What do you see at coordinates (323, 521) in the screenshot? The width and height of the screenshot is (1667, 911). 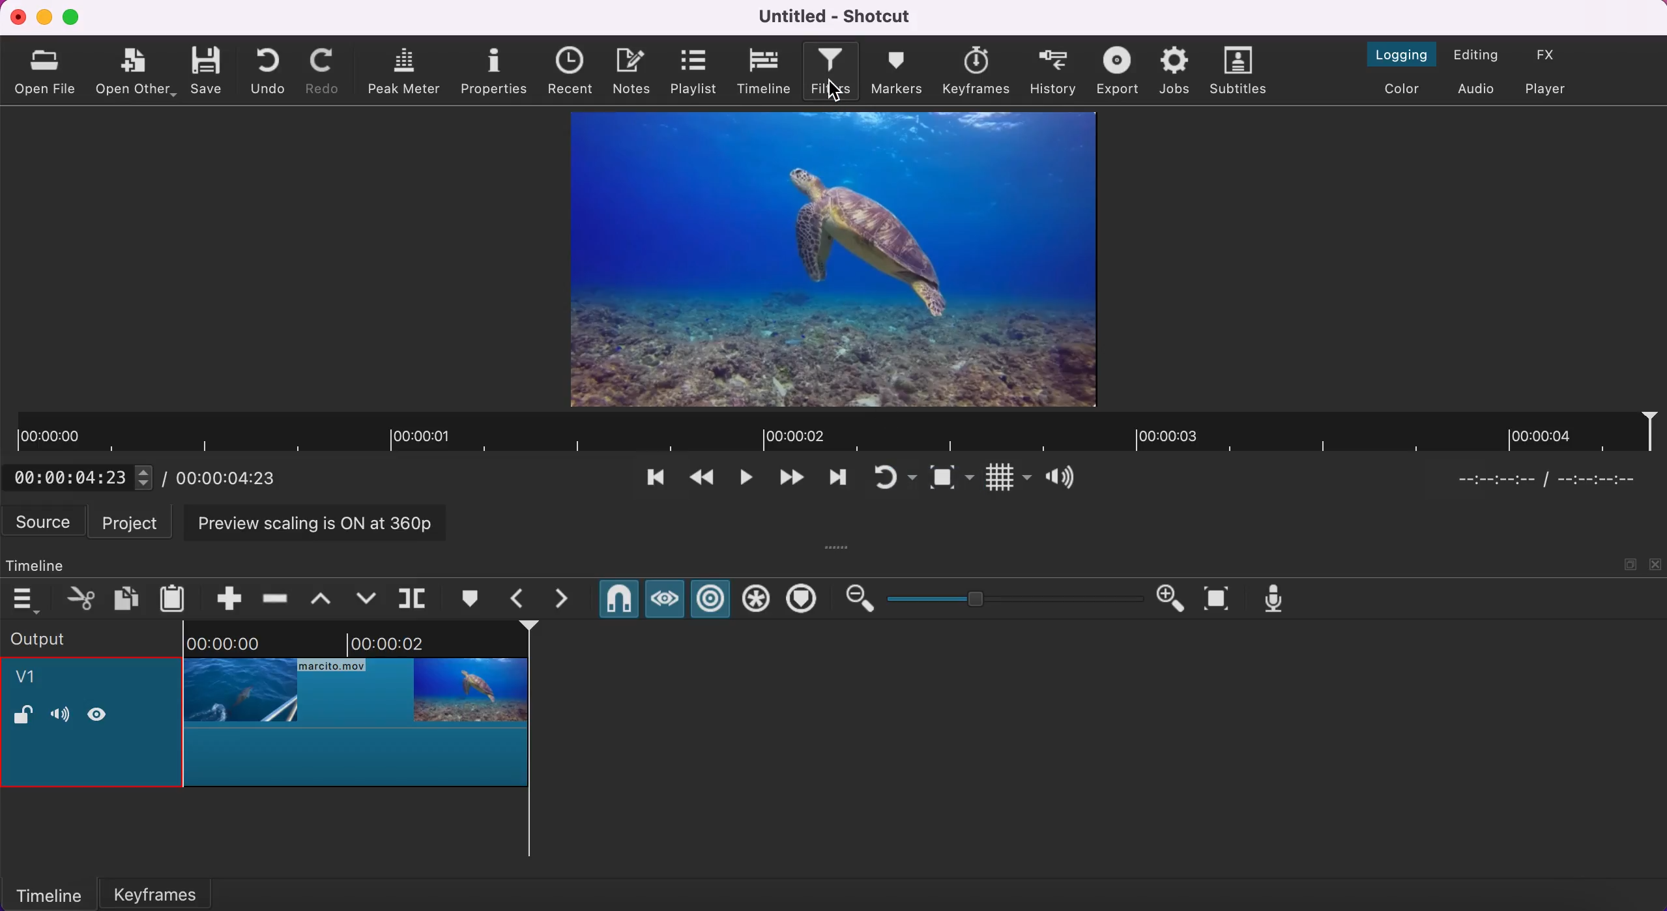 I see `preview scaling is on at 360p` at bounding box center [323, 521].